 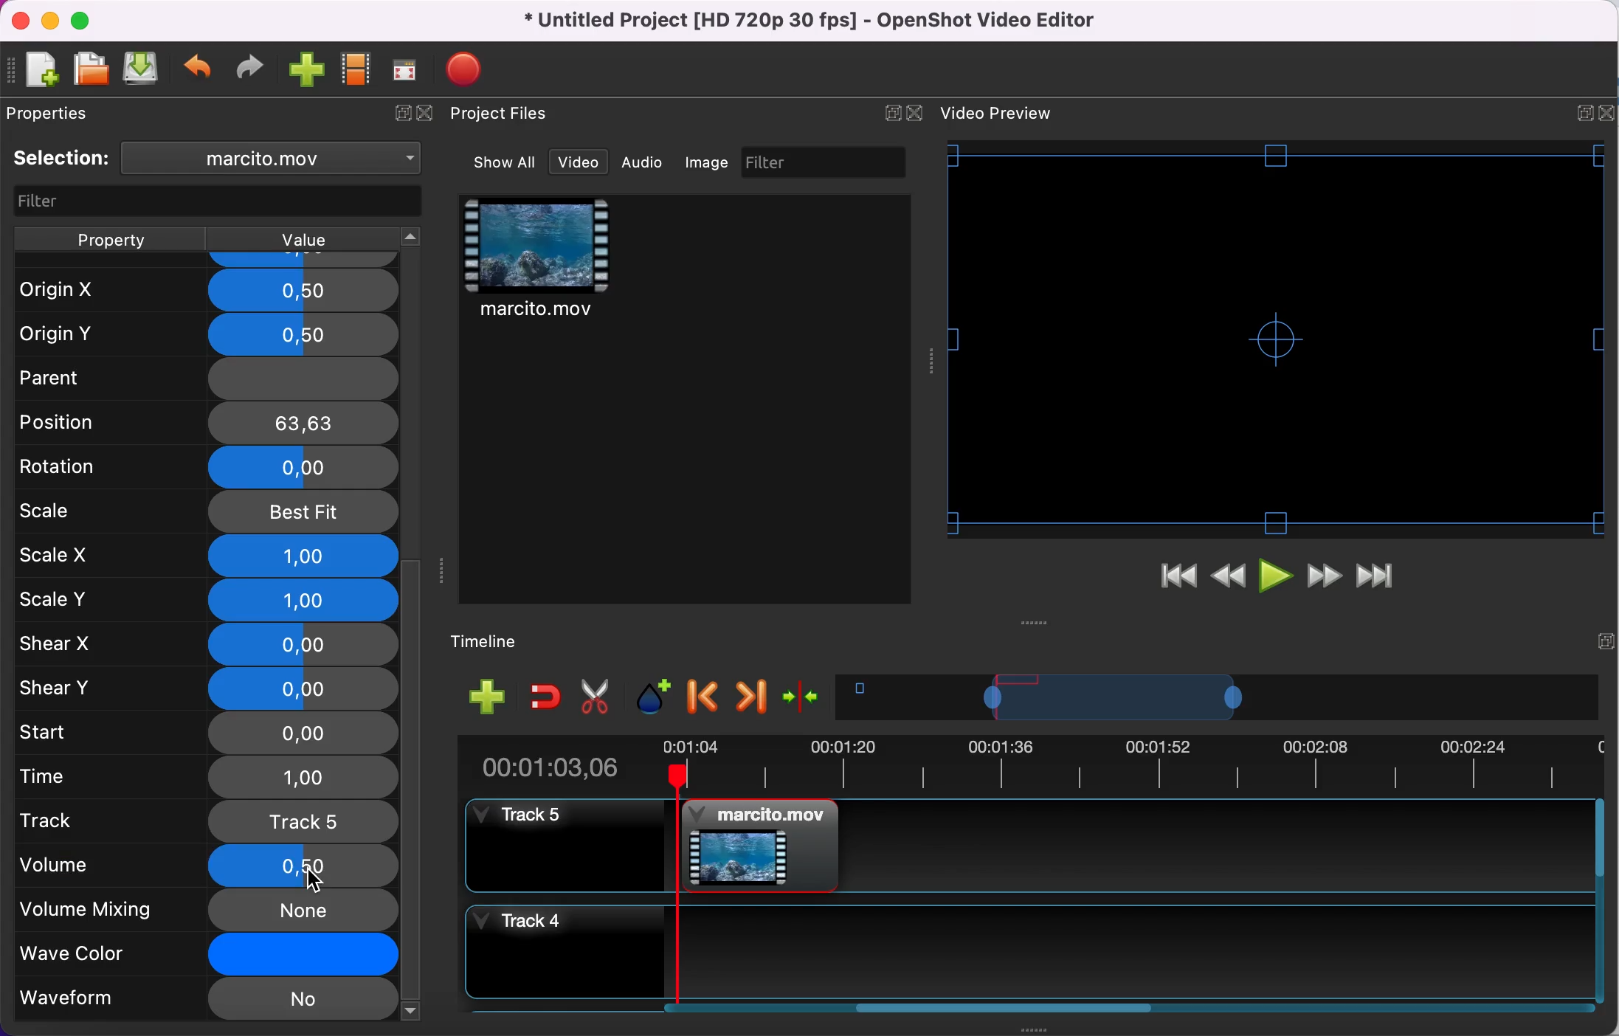 I want to click on vertical scroll bar, so click(x=412, y=789).